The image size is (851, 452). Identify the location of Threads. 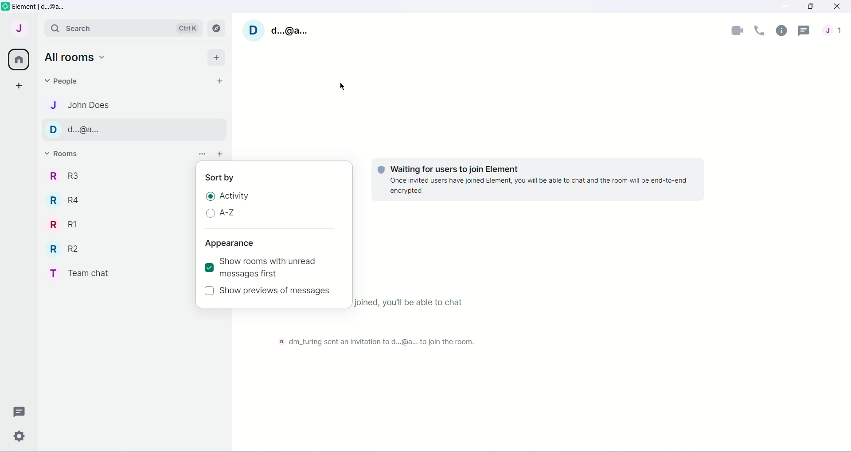
(806, 31).